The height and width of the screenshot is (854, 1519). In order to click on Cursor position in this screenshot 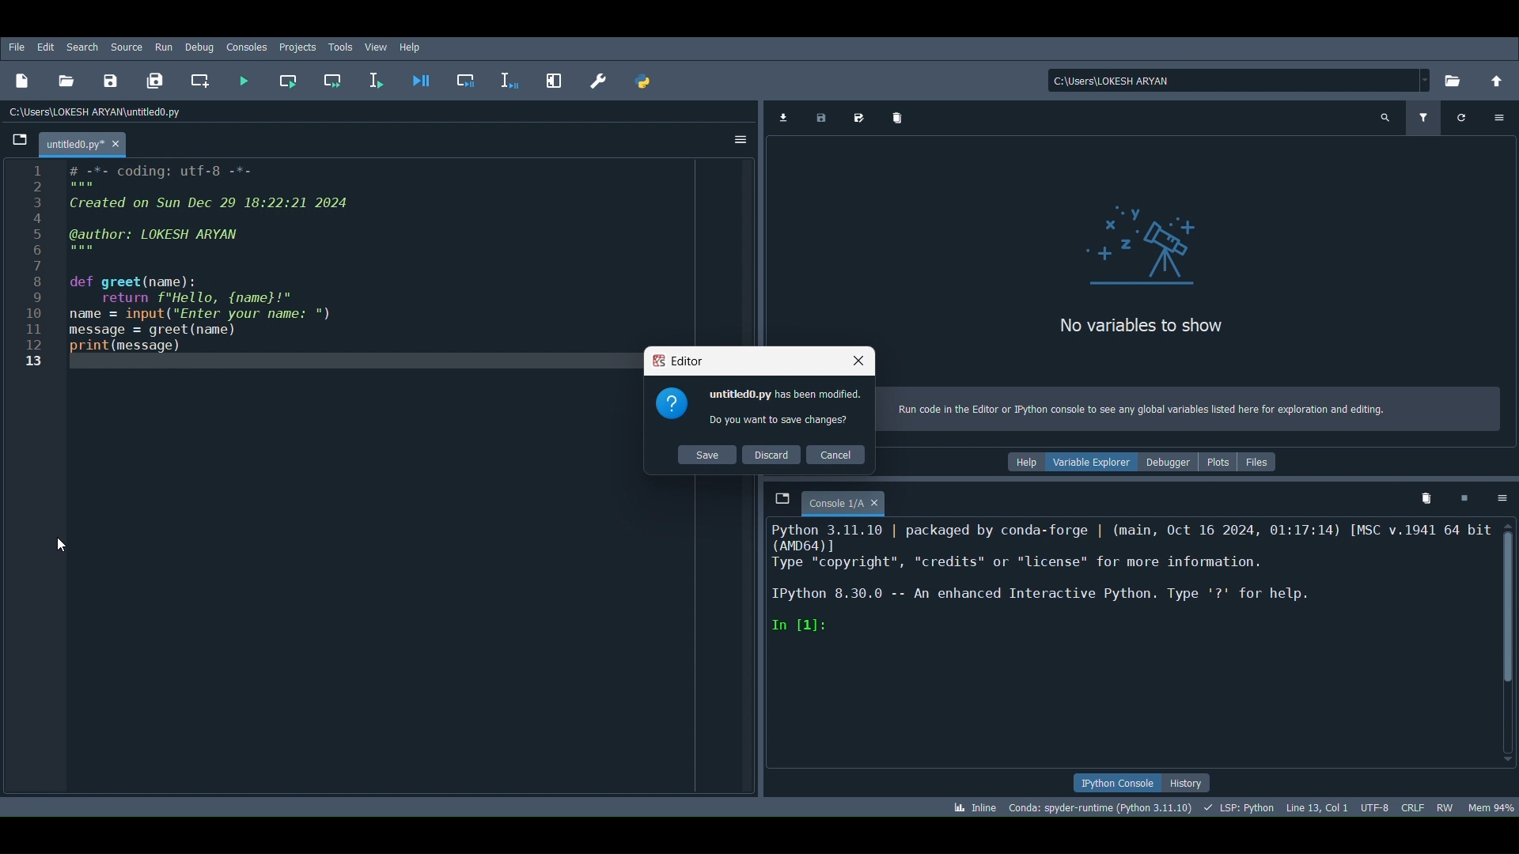, I will do `click(1319, 807)`.